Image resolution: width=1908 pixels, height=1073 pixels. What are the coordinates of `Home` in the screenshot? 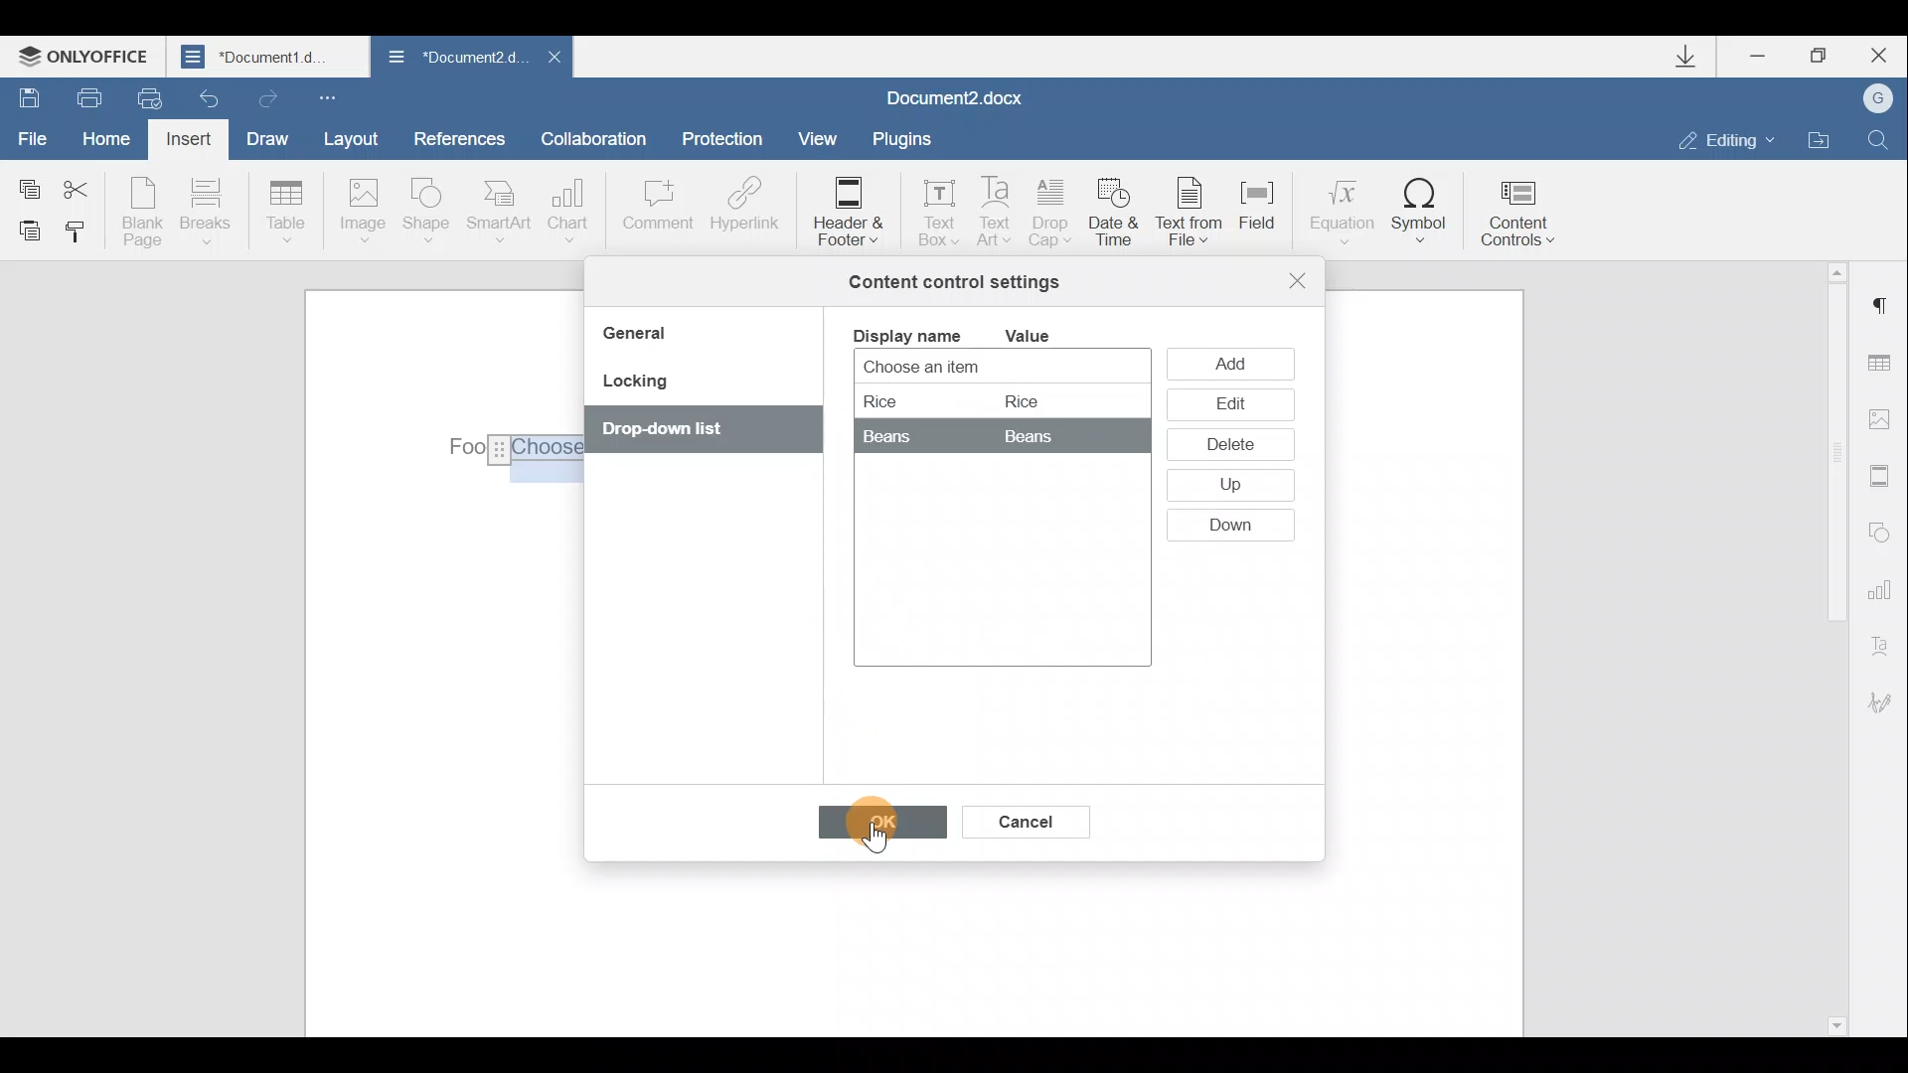 It's located at (113, 141).